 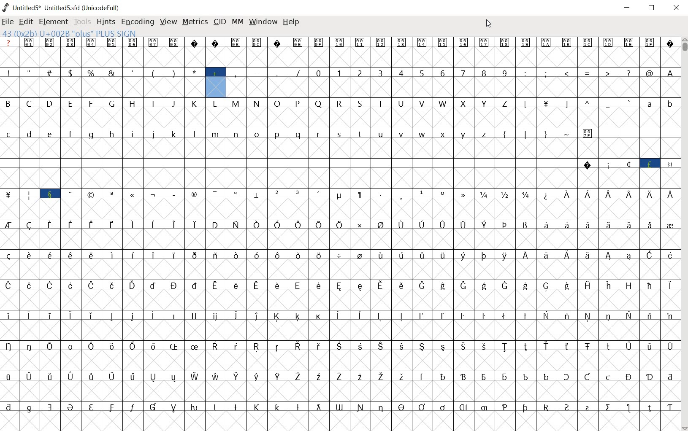 I want to click on cid, so click(x=219, y=21).